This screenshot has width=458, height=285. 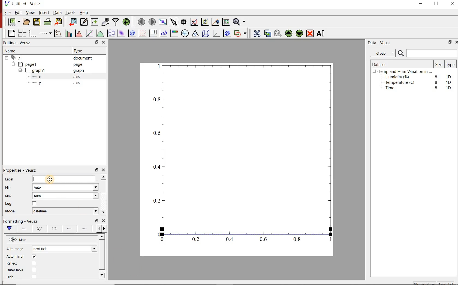 I want to click on plot a function, so click(x=101, y=34).